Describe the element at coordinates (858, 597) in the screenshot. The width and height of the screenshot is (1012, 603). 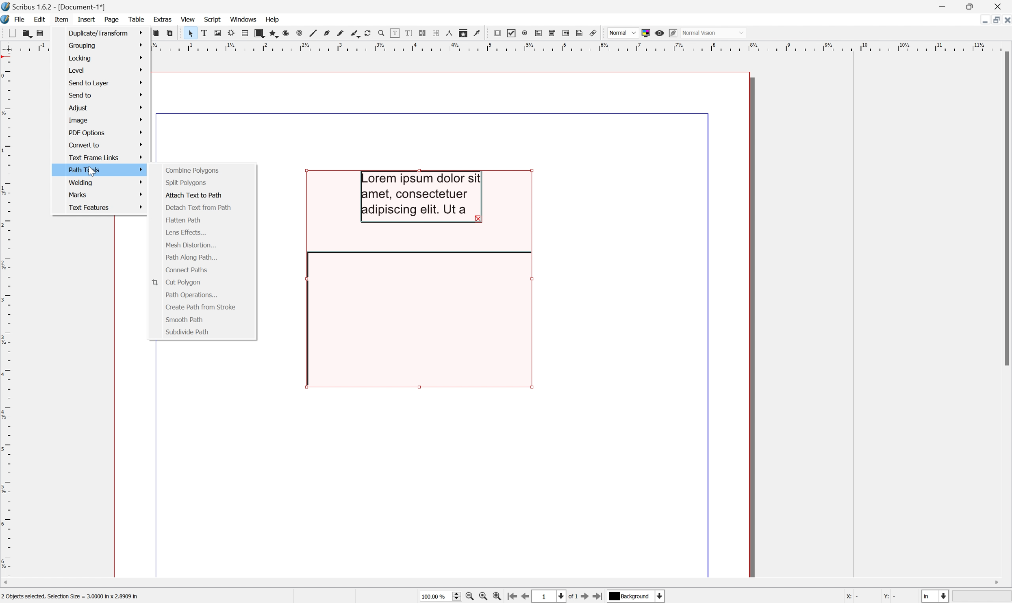
I see `X: 4.0238` at that location.